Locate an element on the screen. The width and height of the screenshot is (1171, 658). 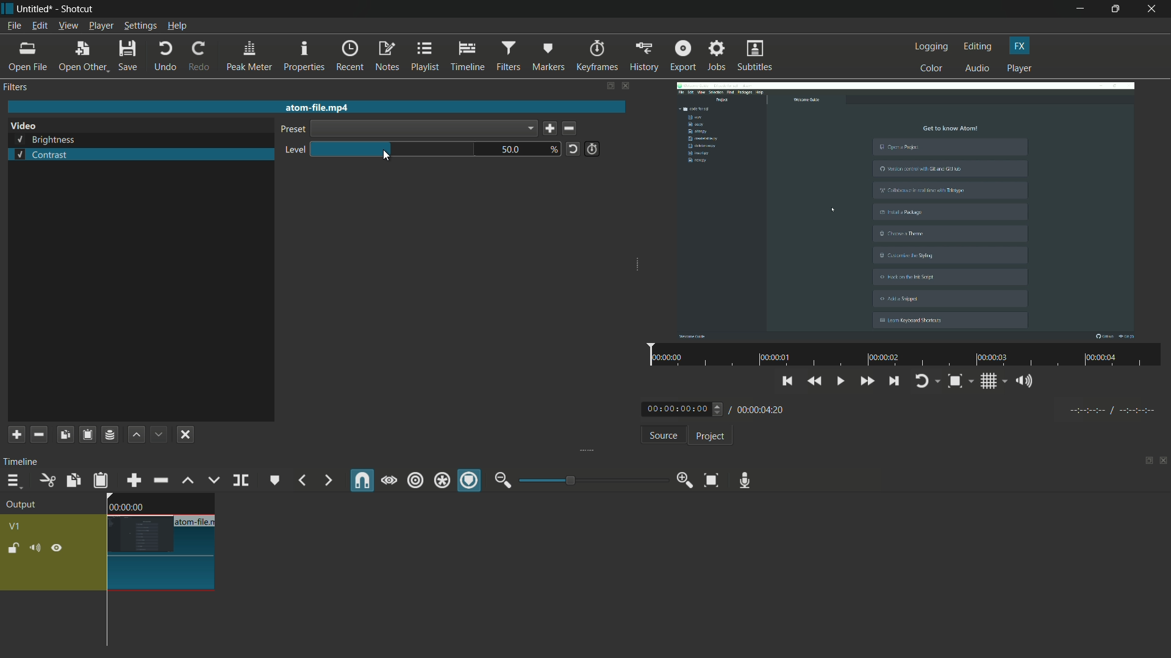
zoom out is located at coordinates (503, 480).